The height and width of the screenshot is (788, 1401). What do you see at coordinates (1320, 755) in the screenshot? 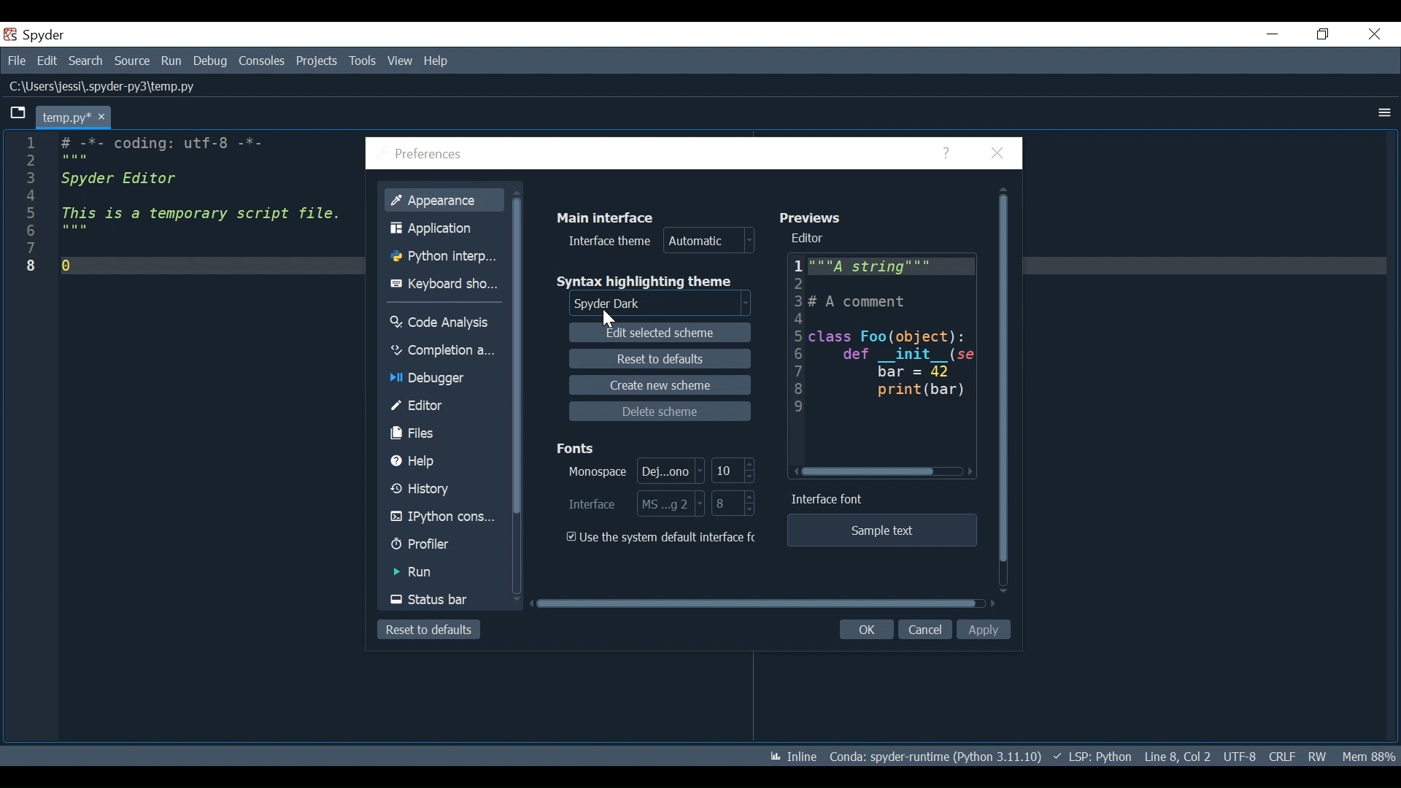
I see `File Permissions` at bounding box center [1320, 755].